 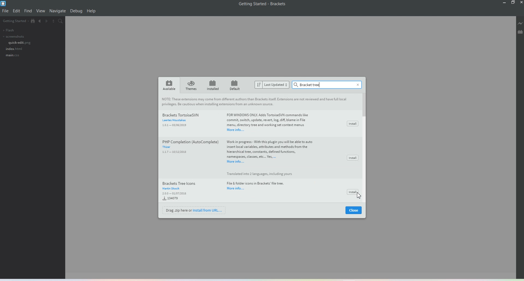 I want to click on Default, so click(x=236, y=85).